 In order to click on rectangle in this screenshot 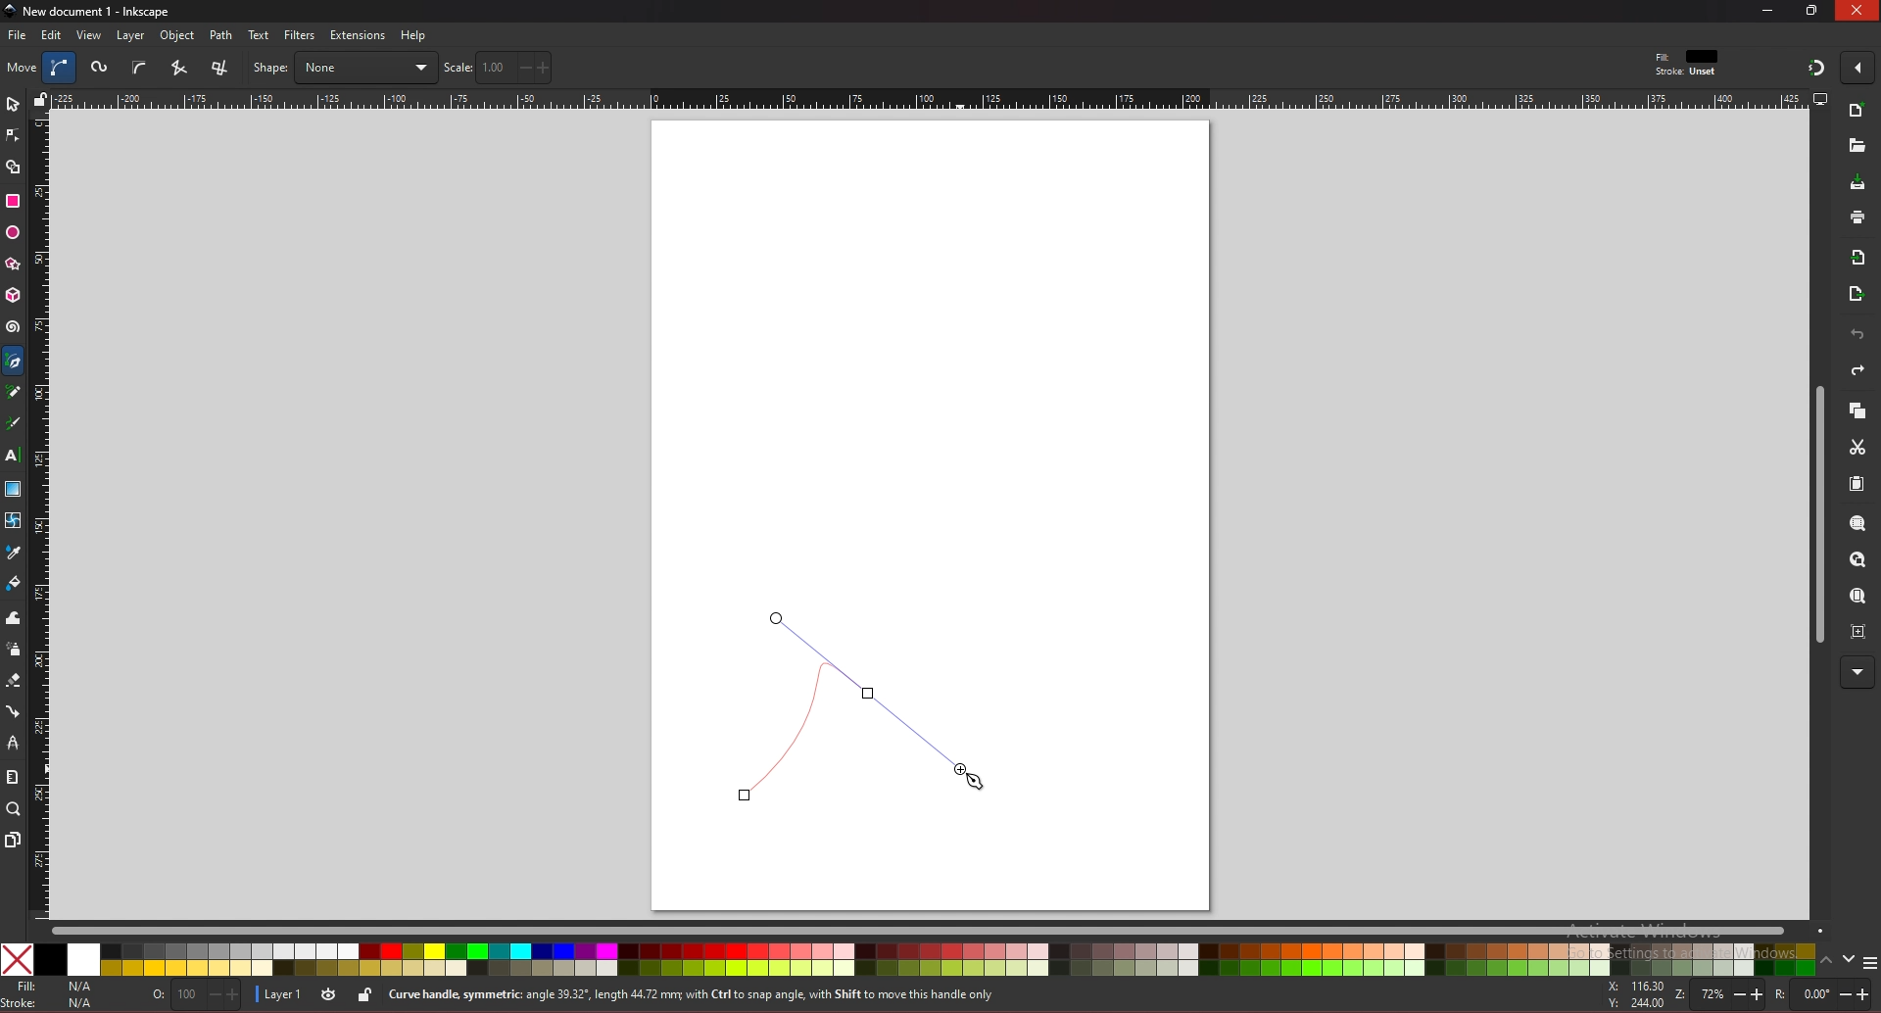, I will do `click(12, 201)`.